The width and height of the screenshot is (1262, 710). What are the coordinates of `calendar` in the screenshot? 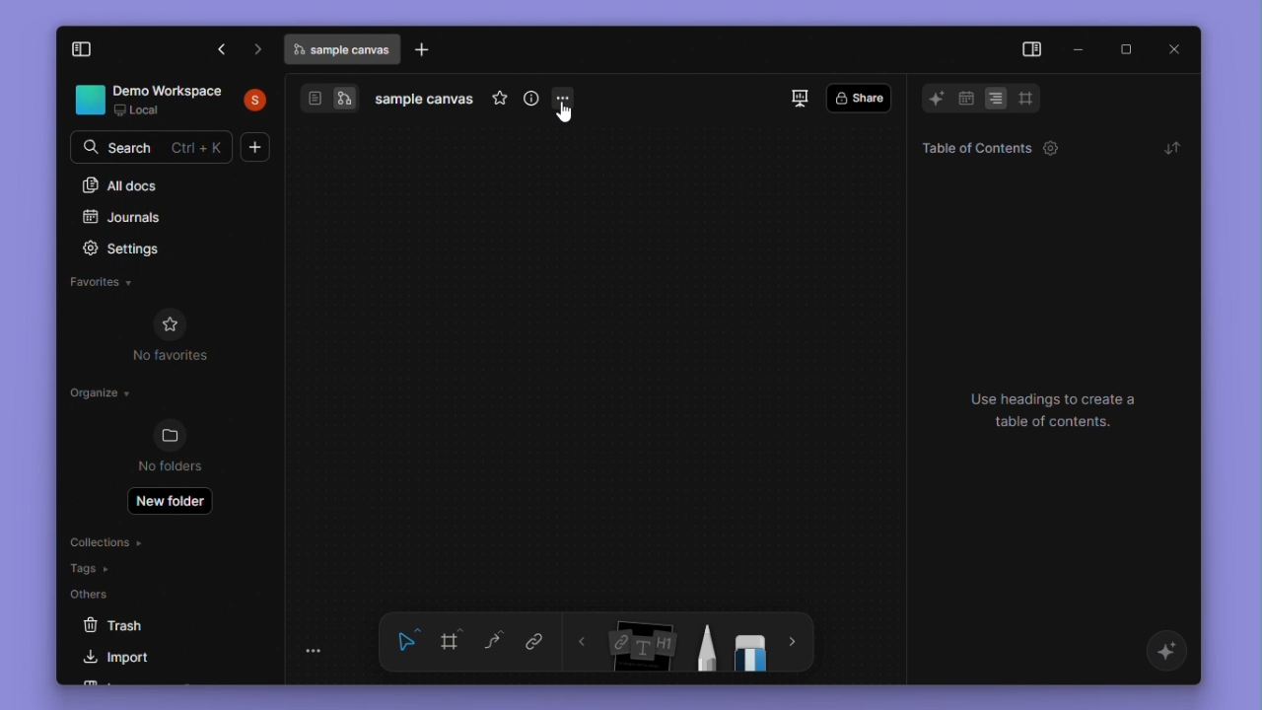 It's located at (965, 101).